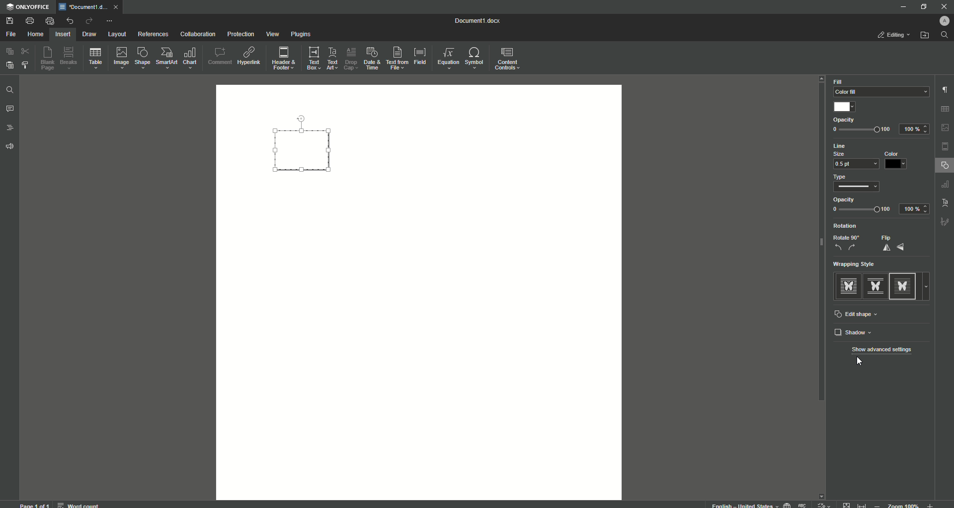  I want to click on table, so click(946, 186).